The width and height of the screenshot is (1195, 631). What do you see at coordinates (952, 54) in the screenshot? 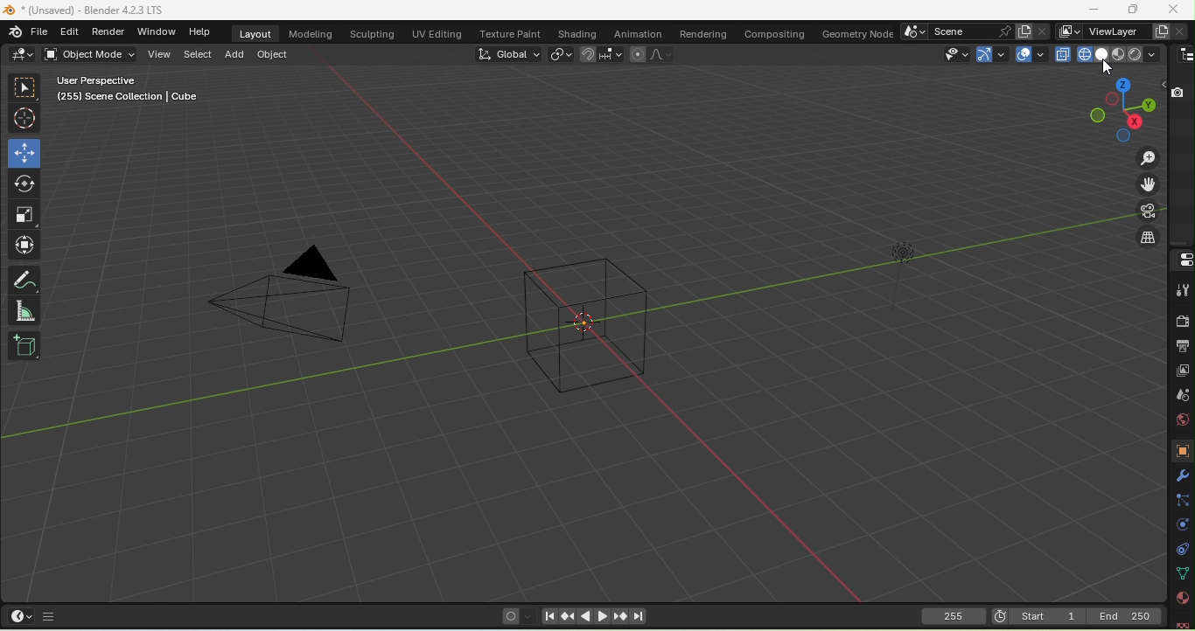
I see `Selectability and visibility` at bounding box center [952, 54].